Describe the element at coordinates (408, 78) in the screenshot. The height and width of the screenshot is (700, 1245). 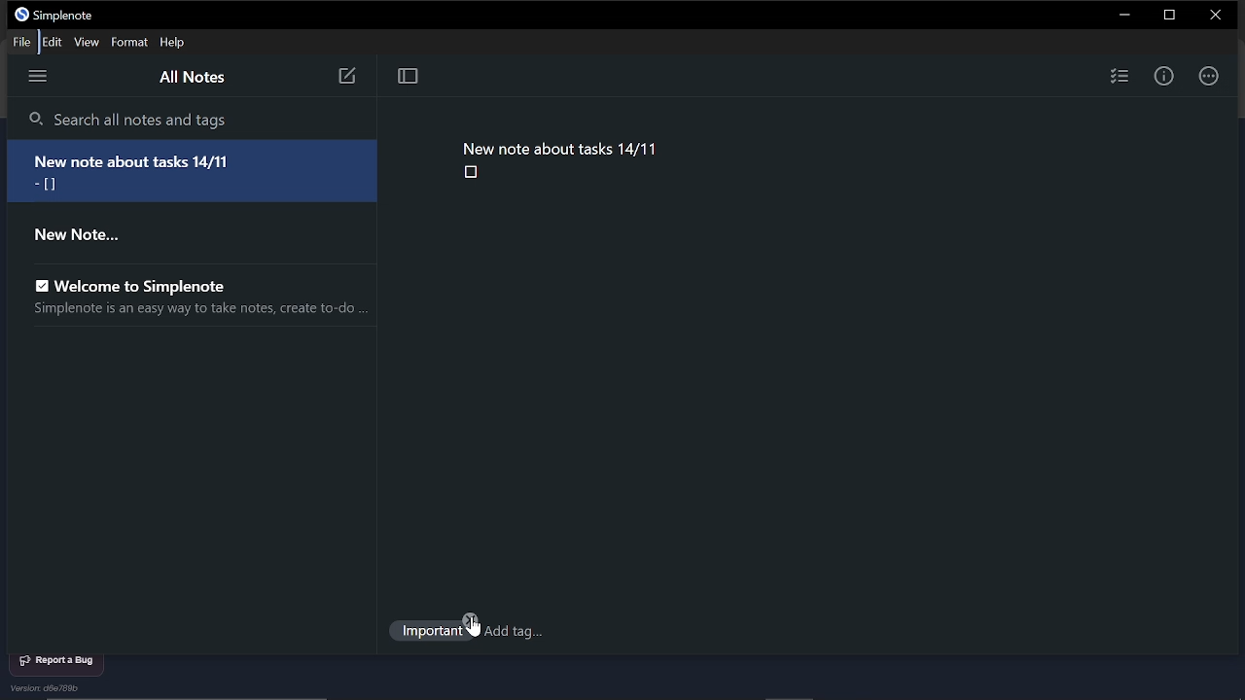
I see `Toggle focus mode` at that location.